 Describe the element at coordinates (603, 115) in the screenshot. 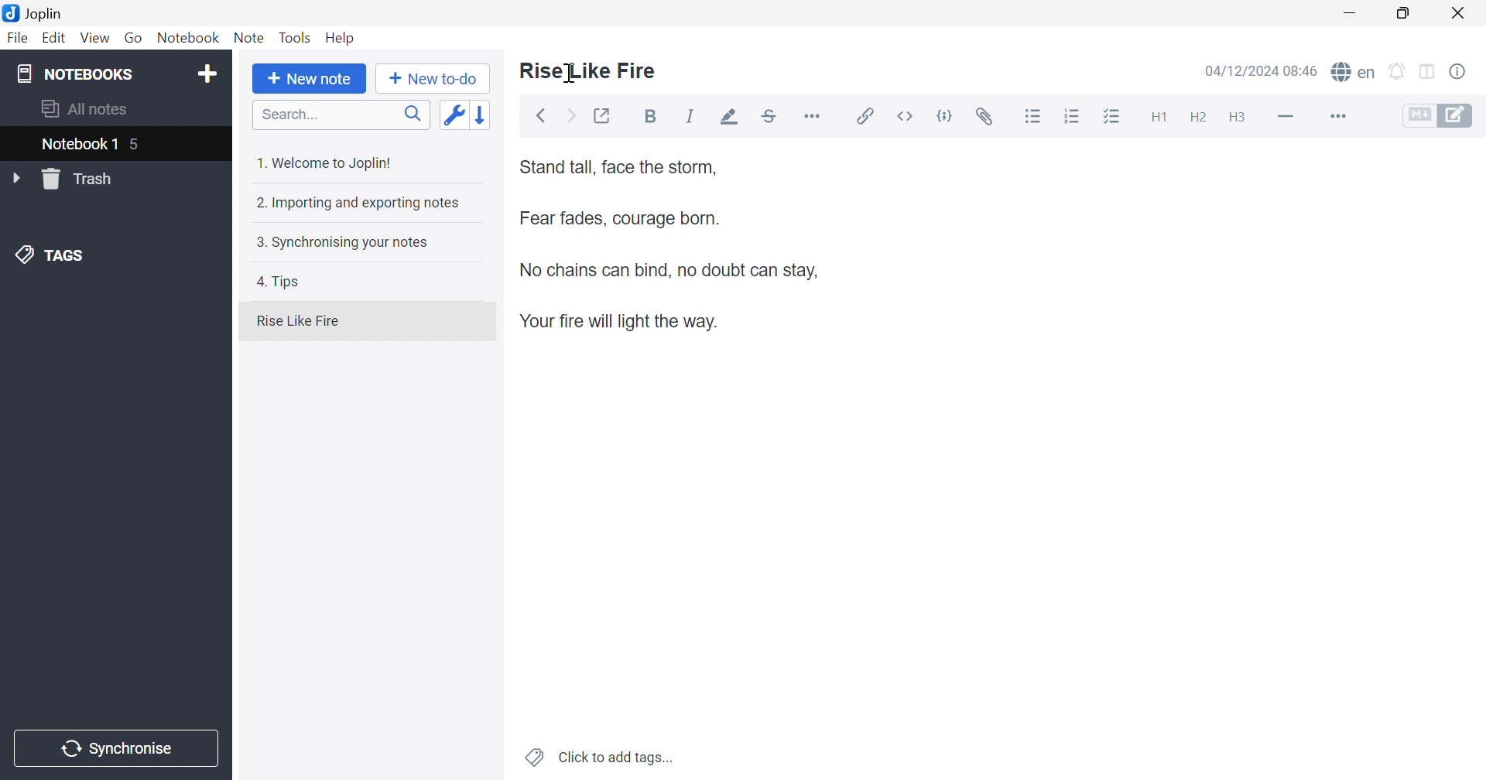

I see `Toggle external editing` at that location.